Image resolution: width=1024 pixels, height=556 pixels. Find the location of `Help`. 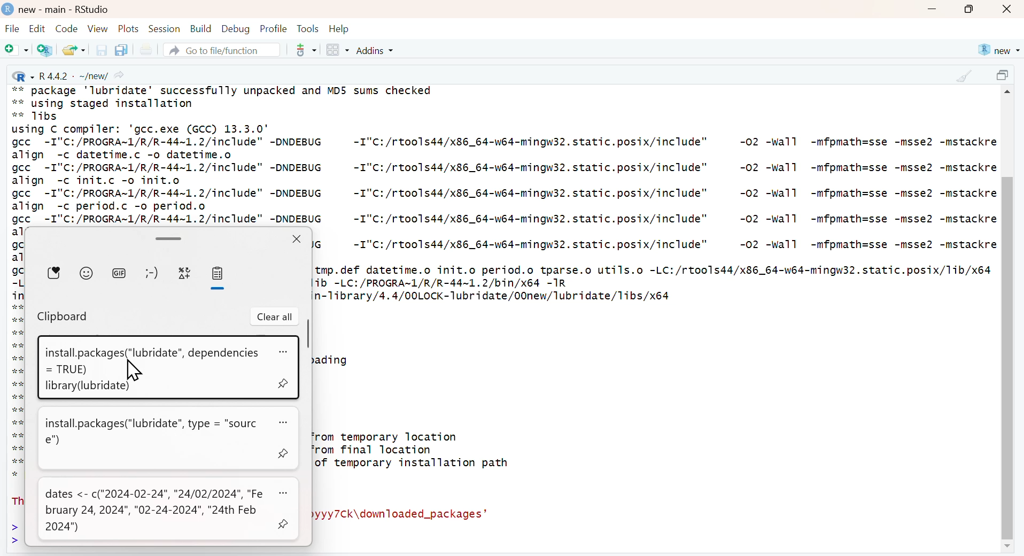

Help is located at coordinates (339, 29).